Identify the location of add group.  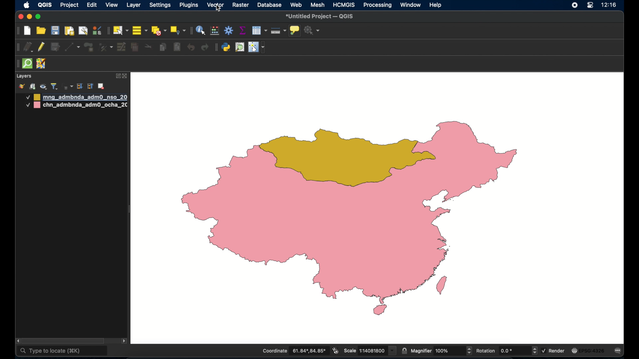
(32, 86).